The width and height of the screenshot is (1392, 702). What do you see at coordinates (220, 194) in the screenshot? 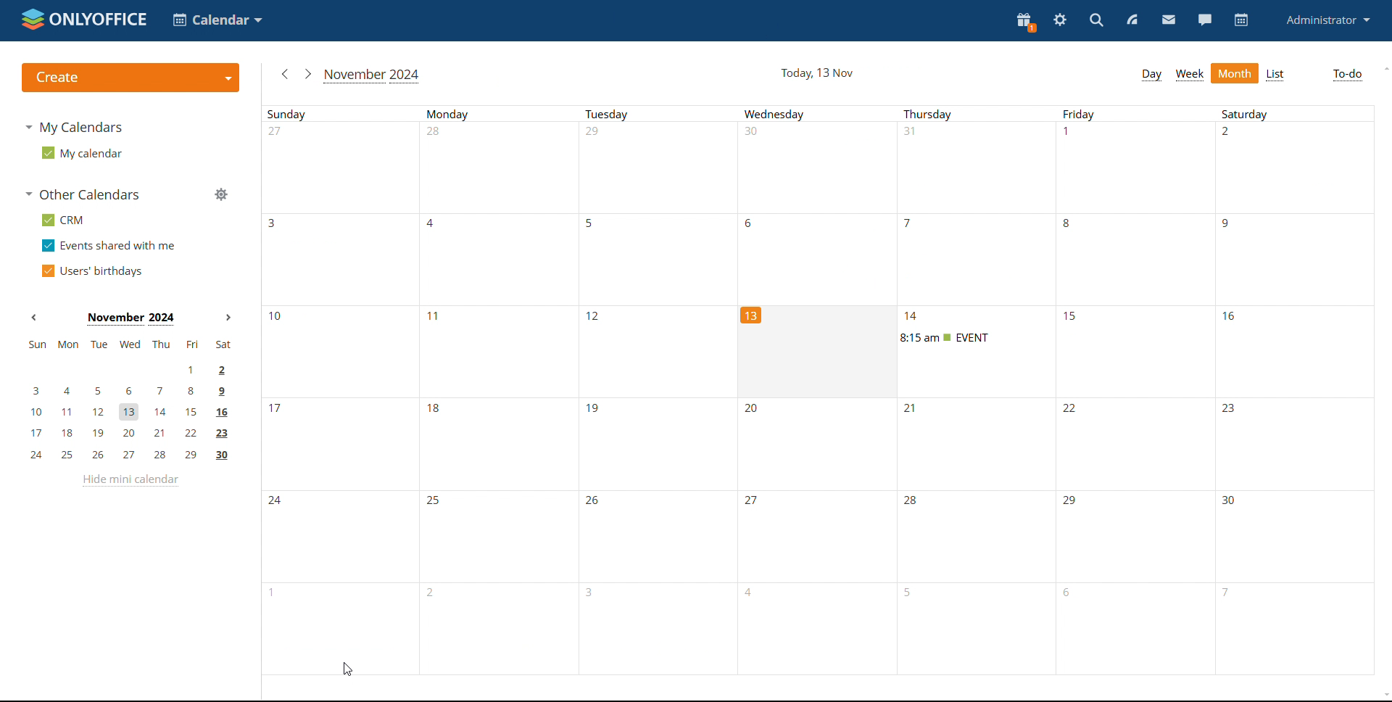
I see `manage` at bounding box center [220, 194].